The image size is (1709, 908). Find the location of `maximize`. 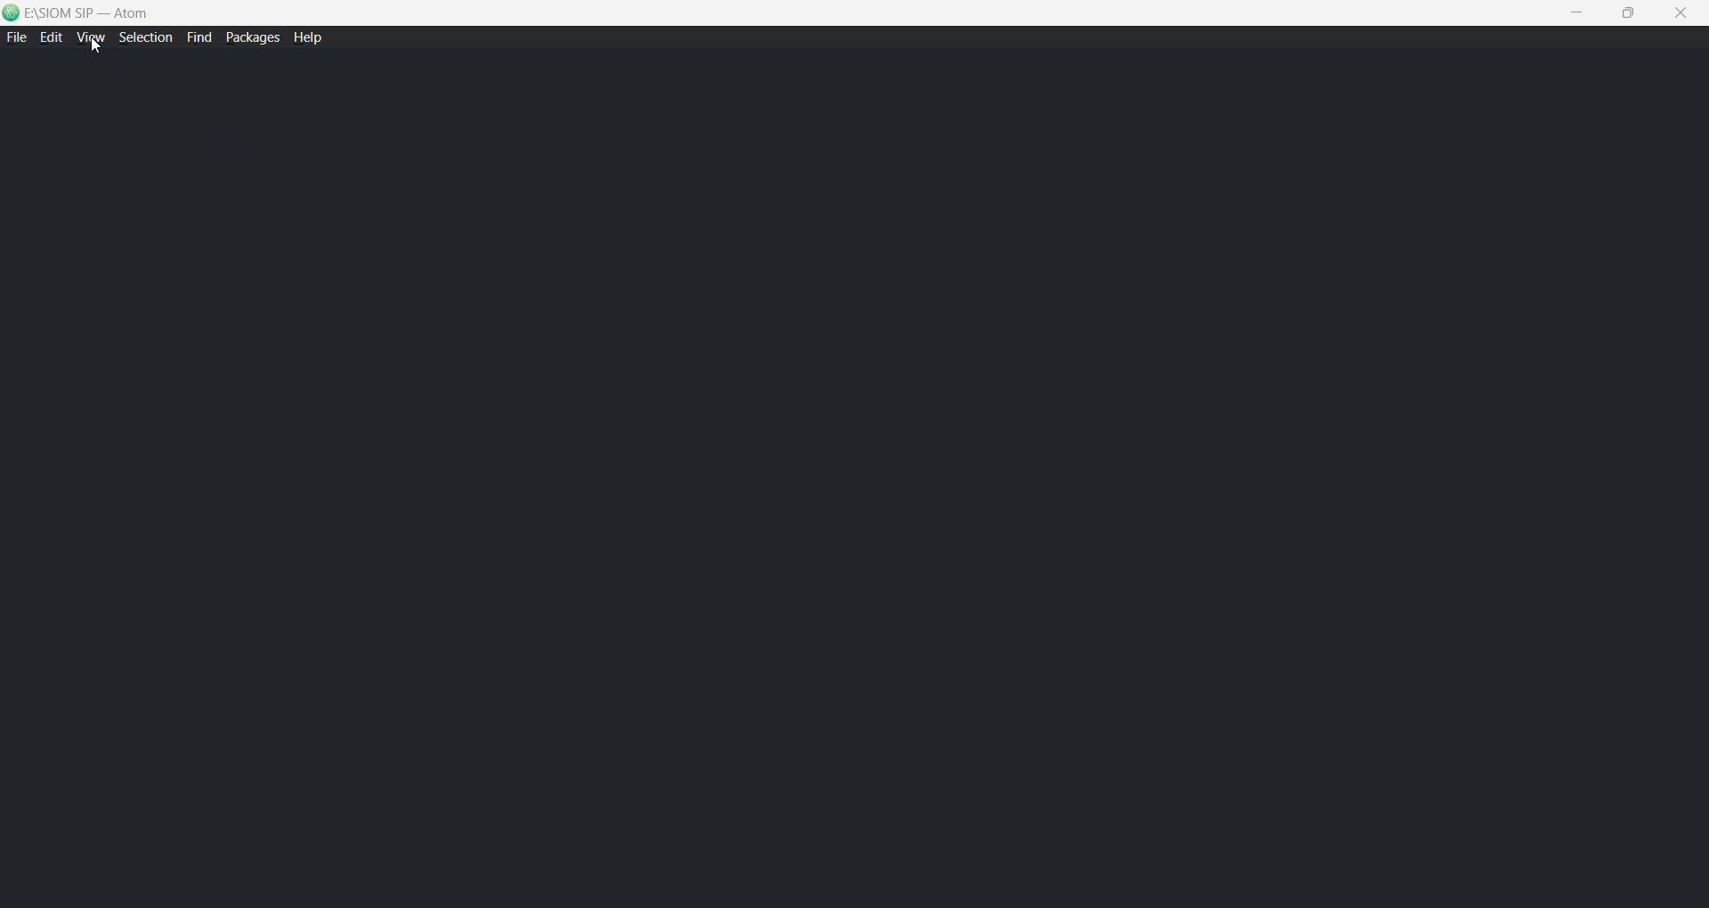

maximize is located at coordinates (1632, 14).